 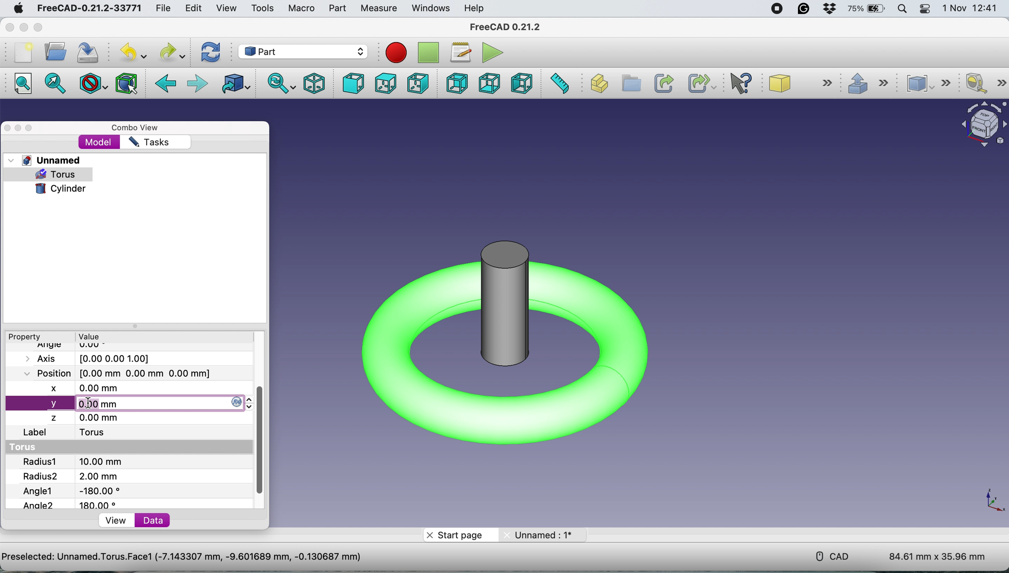 I want to click on sync view, so click(x=282, y=85).